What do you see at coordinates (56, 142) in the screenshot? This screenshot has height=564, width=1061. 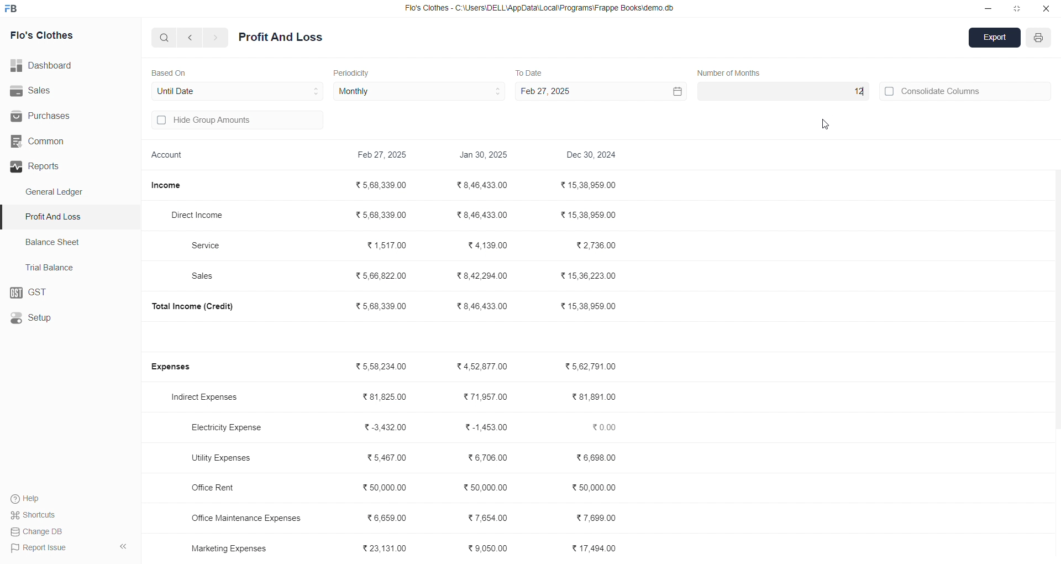 I see `Common` at bounding box center [56, 142].